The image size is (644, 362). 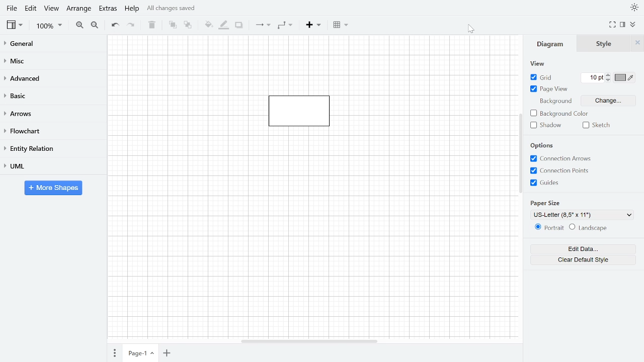 What do you see at coordinates (543, 146) in the screenshot?
I see `Options` at bounding box center [543, 146].